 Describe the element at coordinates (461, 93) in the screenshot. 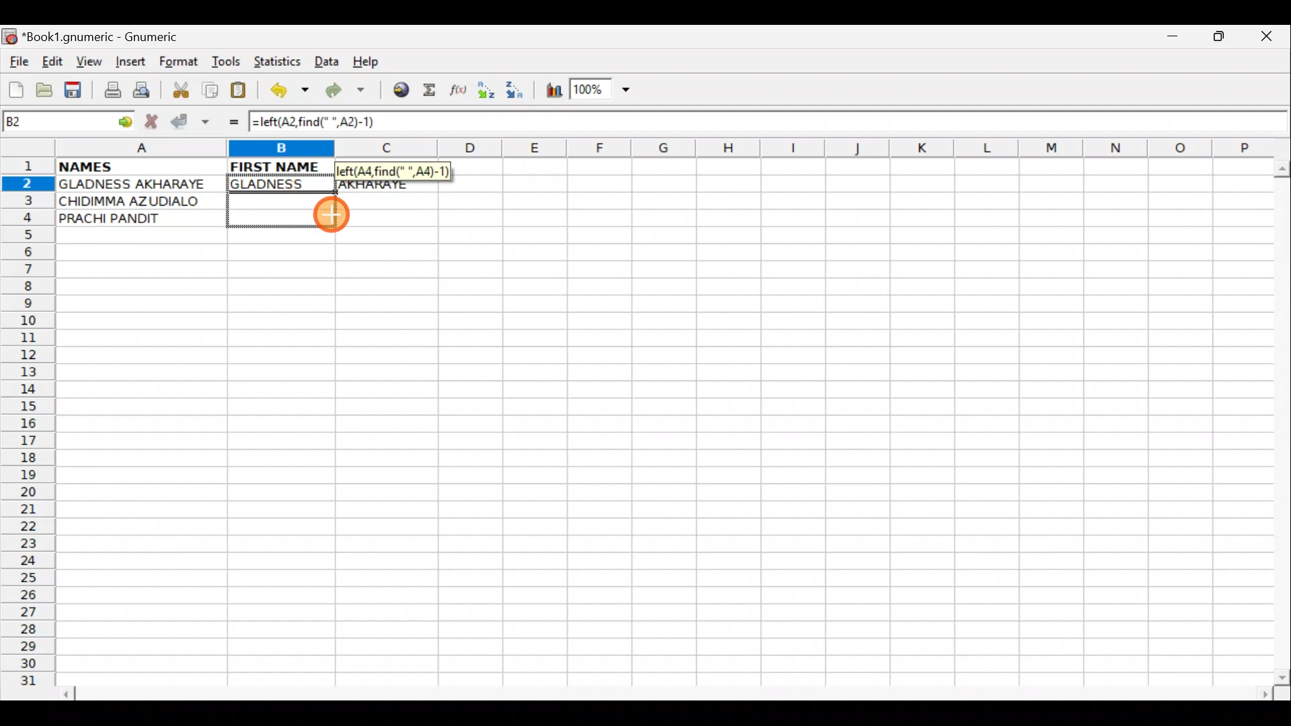

I see `Edit function in the current cell` at that location.